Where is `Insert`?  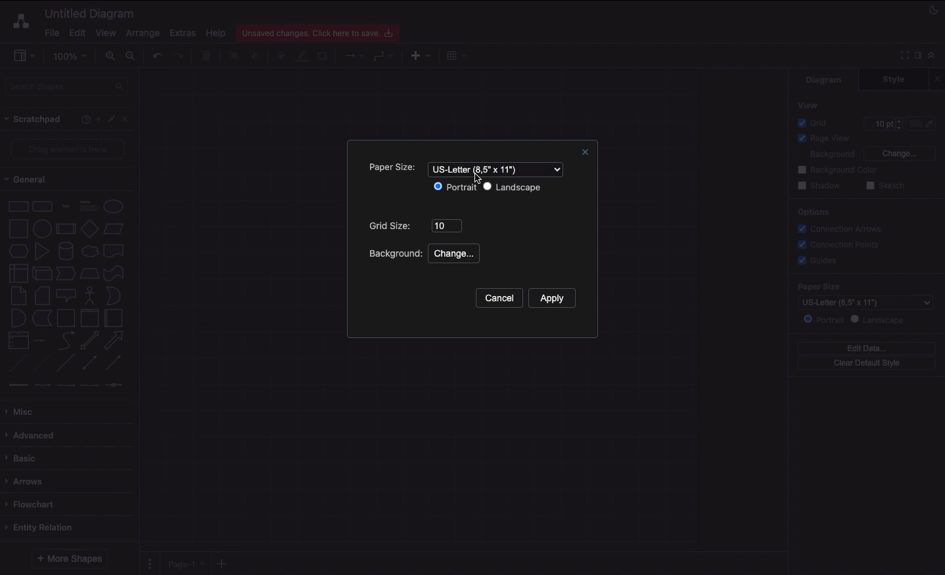 Insert is located at coordinates (417, 54).